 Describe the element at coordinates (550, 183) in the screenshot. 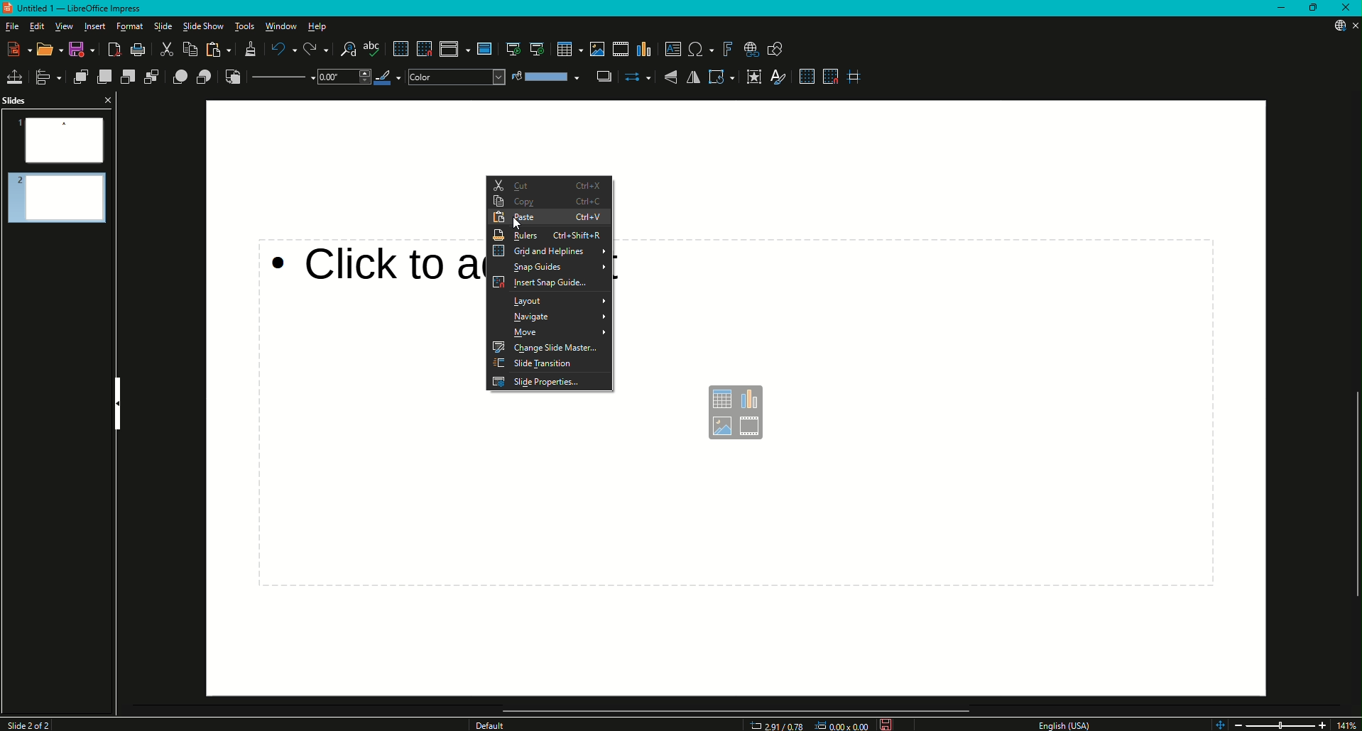

I see `Cut` at that location.